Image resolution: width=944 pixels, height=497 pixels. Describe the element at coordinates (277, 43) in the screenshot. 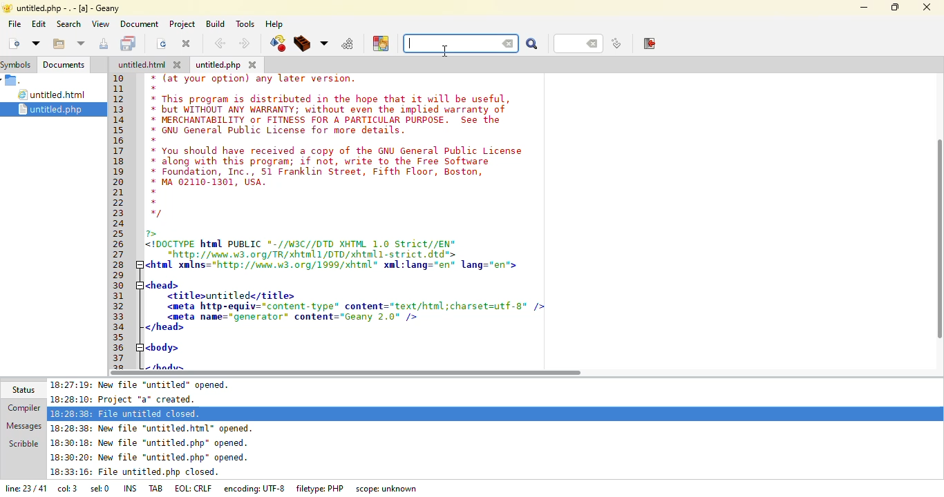

I see `compile` at that location.